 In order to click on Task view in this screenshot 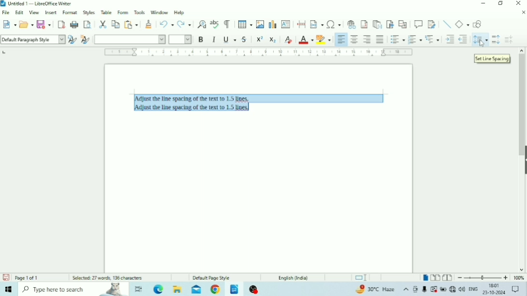, I will do `click(139, 289)`.